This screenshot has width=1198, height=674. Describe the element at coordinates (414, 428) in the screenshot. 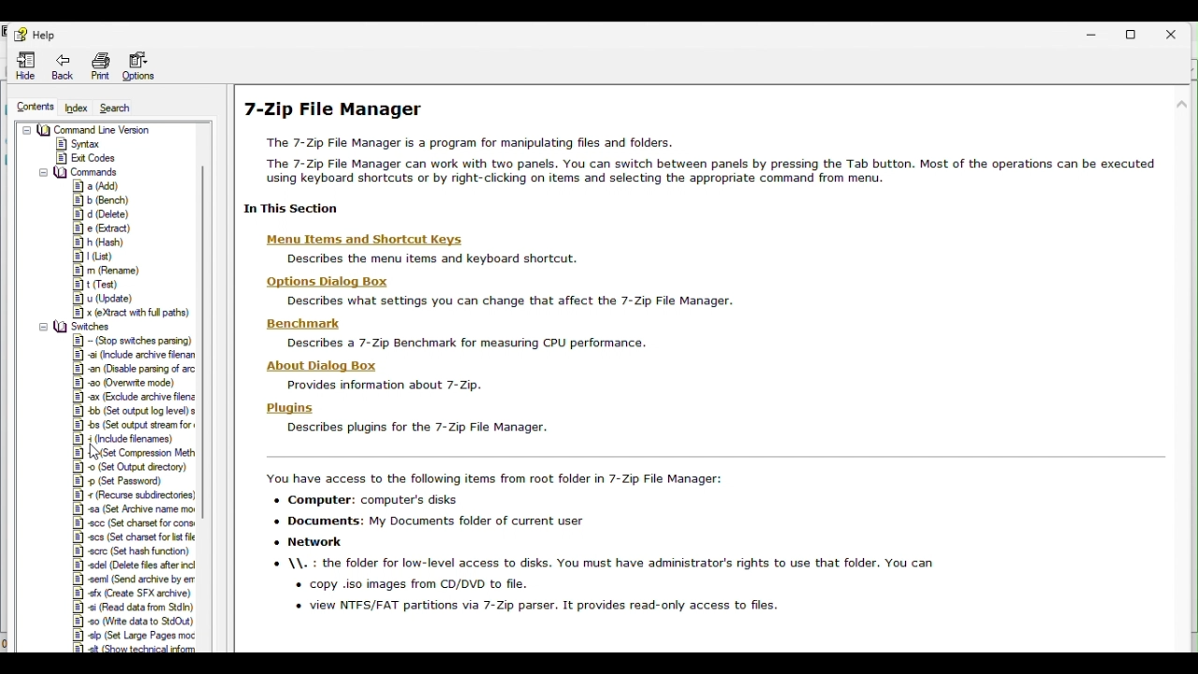

I see `description text` at that location.